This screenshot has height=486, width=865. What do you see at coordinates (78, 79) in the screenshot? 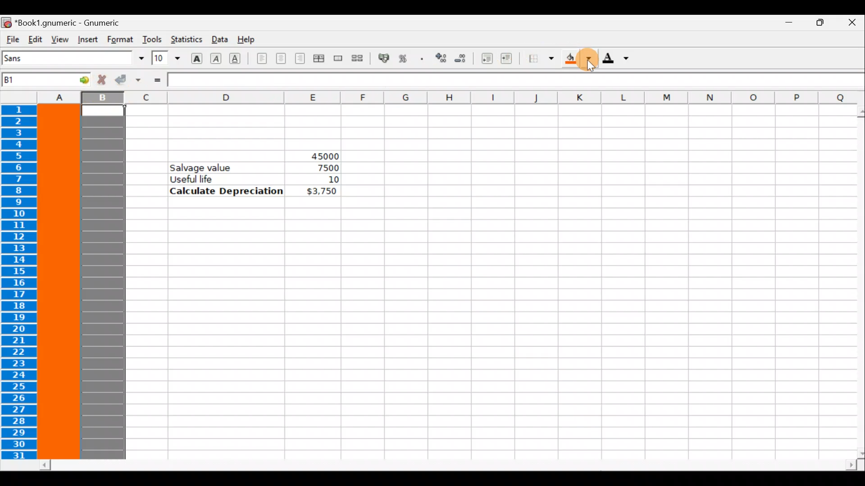
I see `Go to` at bounding box center [78, 79].